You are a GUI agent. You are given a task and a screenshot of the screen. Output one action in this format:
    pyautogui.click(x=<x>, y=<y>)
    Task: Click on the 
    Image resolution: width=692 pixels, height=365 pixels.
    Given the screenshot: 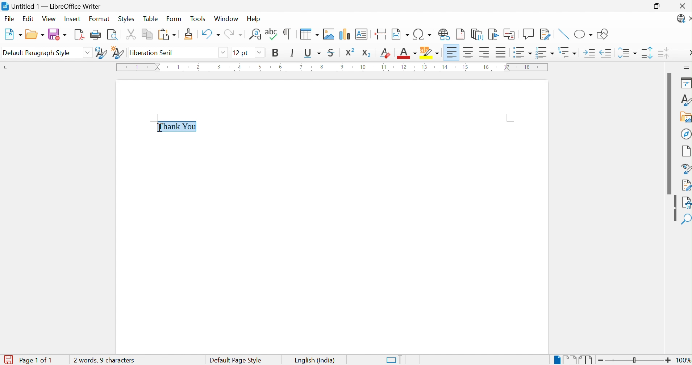 What is the action you would take?
    pyautogui.click(x=233, y=34)
    